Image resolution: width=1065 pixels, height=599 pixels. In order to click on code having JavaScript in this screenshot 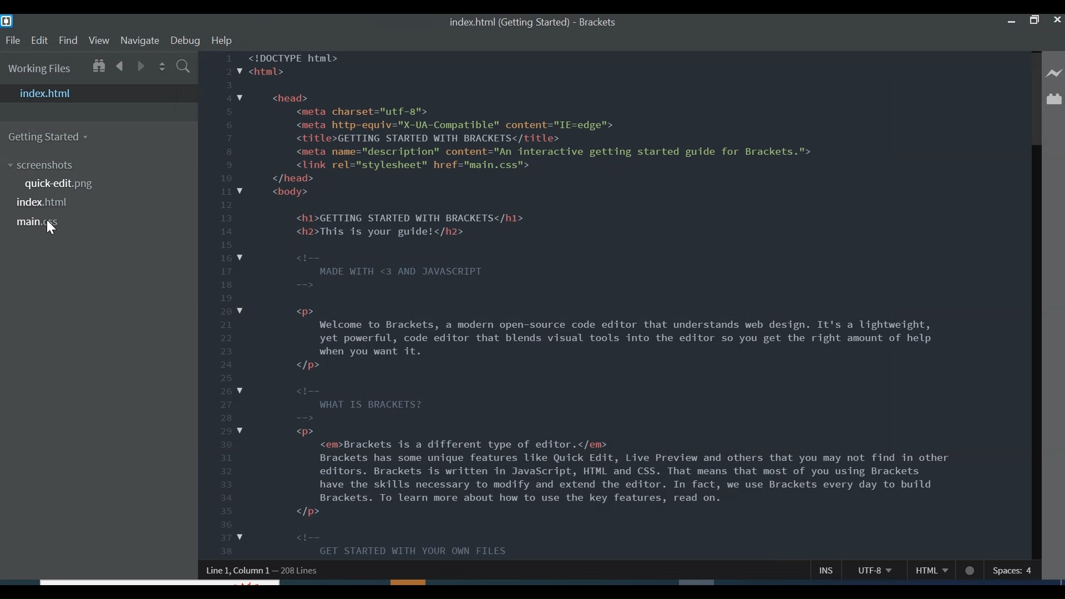, I will do `click(611, 306)`.